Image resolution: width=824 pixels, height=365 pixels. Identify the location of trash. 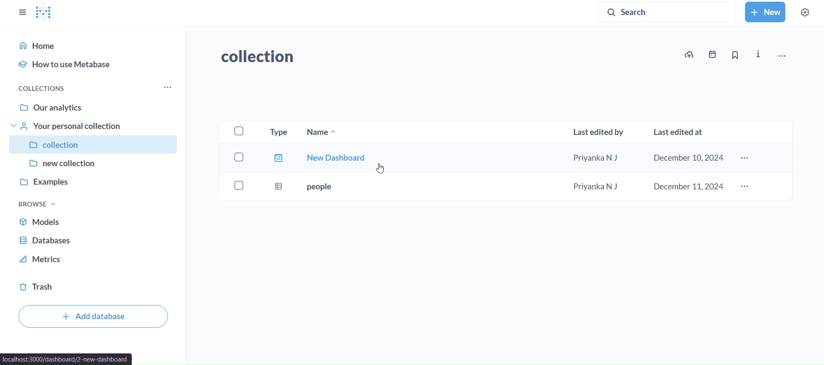
(95, 288).